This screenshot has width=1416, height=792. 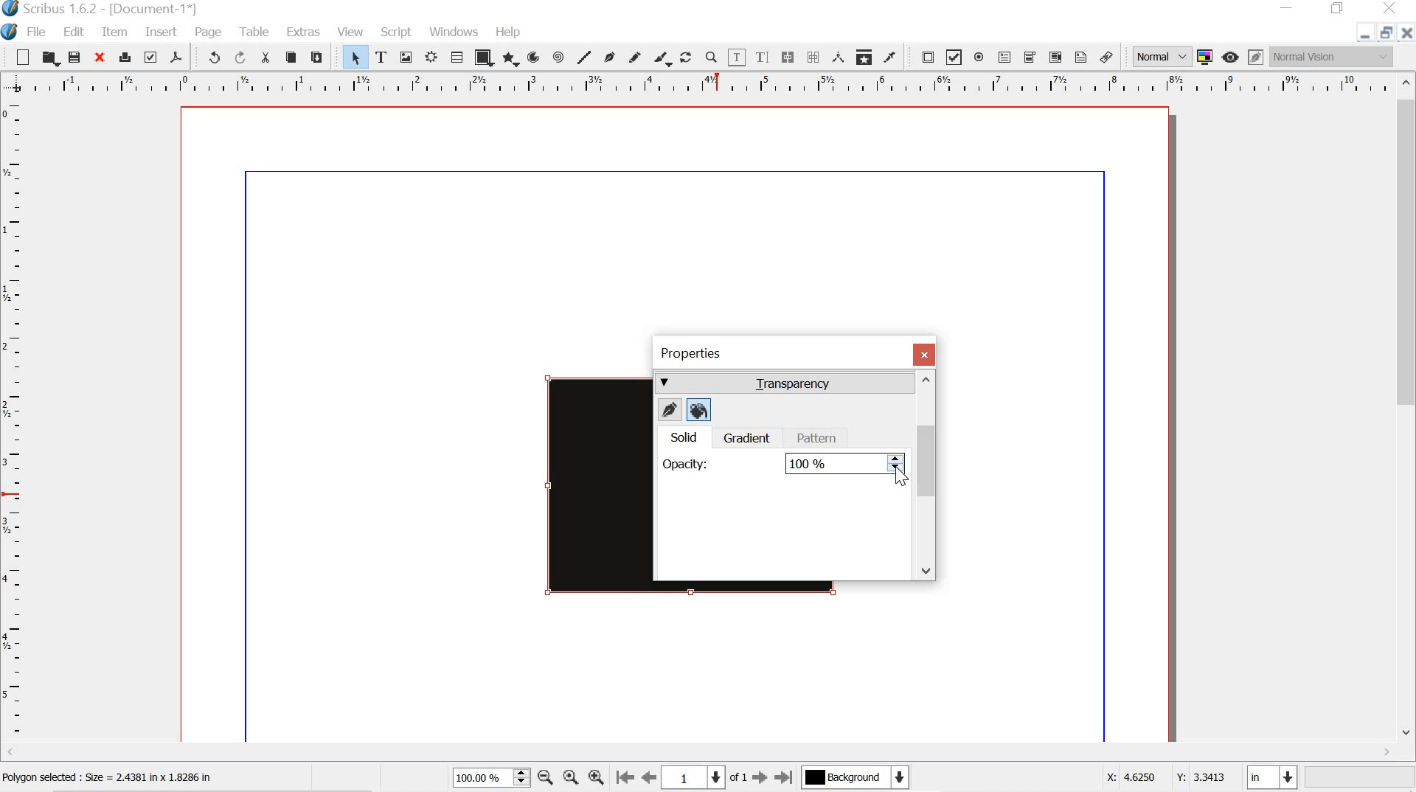 I want to click on rotate item, so click(x=685, y=58).